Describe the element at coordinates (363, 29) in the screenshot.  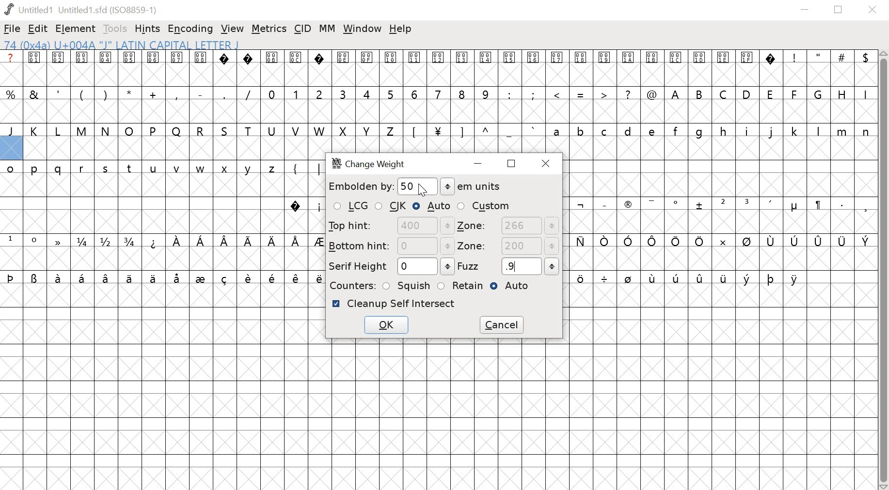
I see `window` at that location.